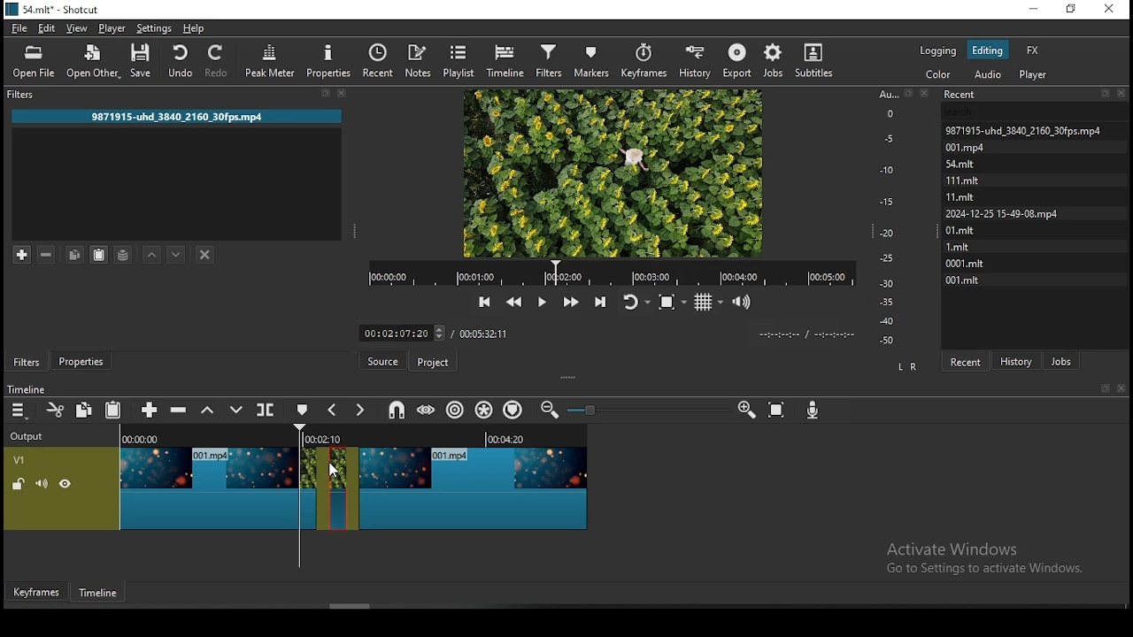 This screenshot has height=637, width=1133. I want to click on video track, so click(221, 482).